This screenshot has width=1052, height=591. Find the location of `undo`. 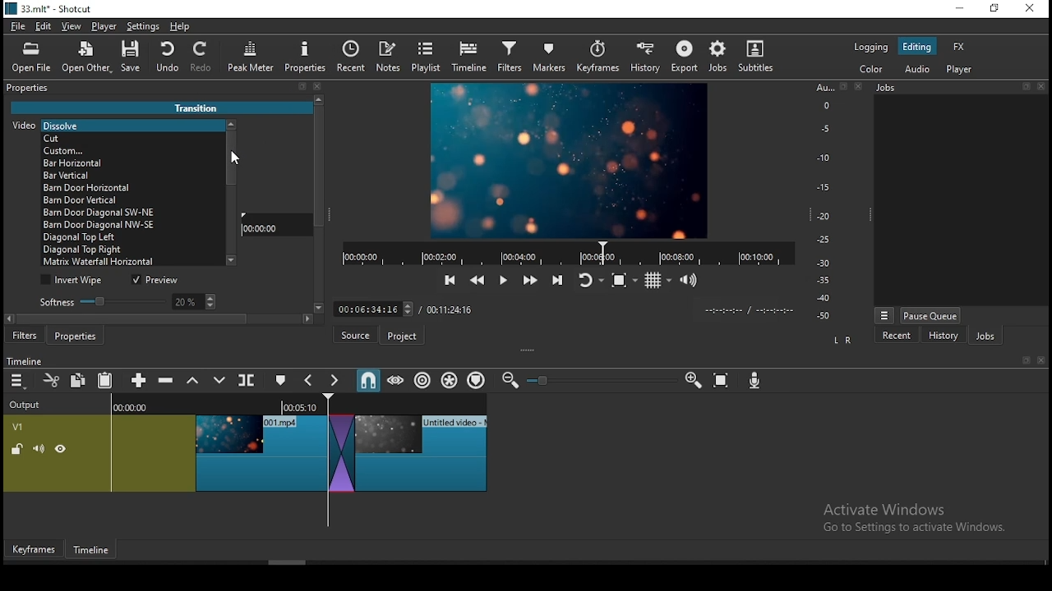

undo is located at coordinates (168, 57).